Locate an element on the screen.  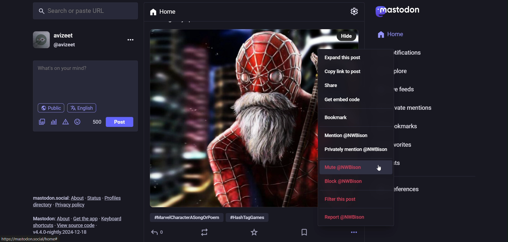
privacy policy is located at coordinates (71, 205).